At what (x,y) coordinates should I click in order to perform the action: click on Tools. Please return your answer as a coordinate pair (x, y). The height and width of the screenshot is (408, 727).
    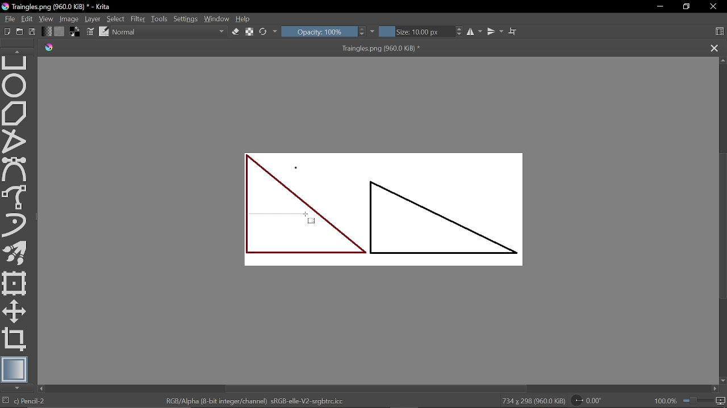
    Looking at the image, I should click on (160, 19).